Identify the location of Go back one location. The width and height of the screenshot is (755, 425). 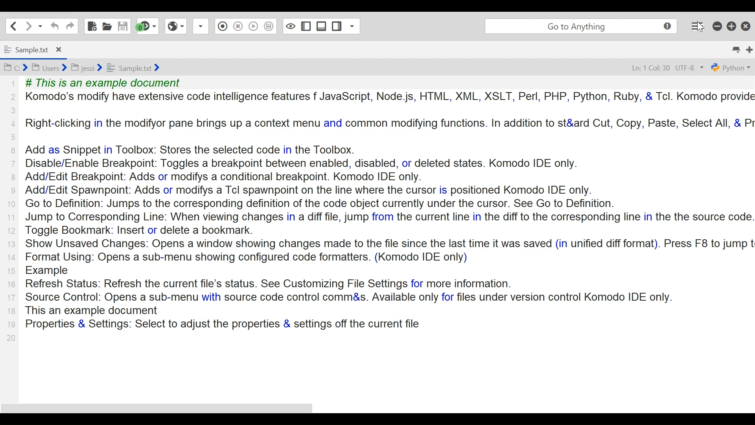
(13, 26).